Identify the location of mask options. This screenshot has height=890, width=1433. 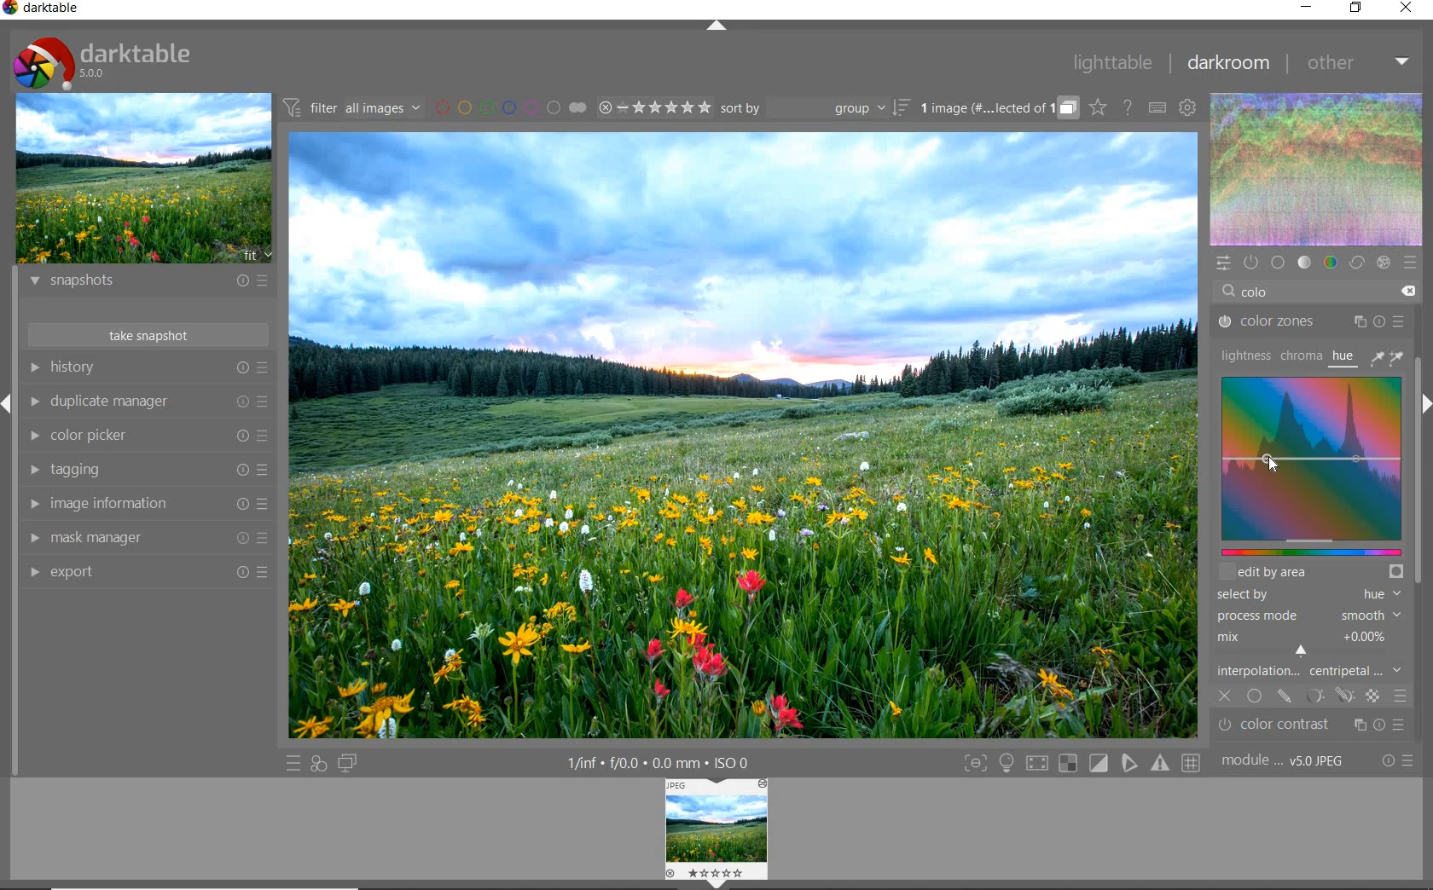
(1329, 696).